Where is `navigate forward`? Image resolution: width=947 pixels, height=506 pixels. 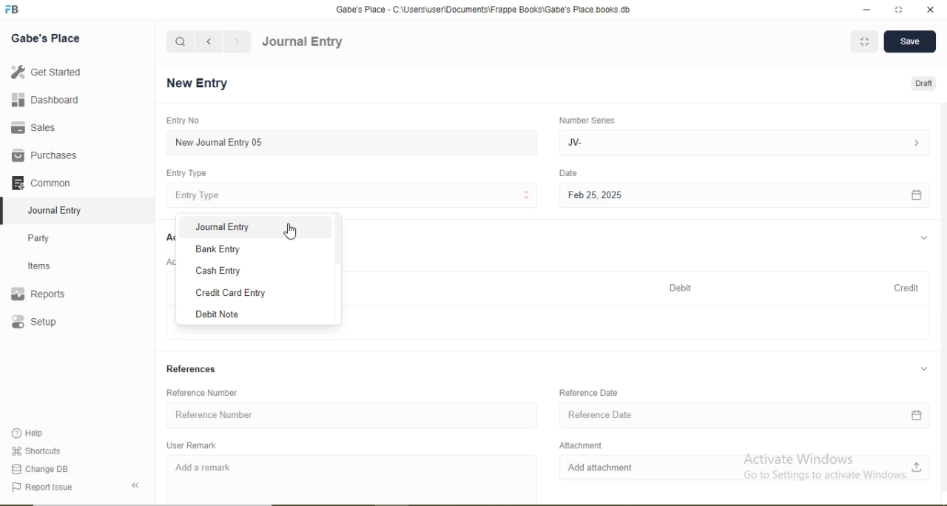 navigate forward is located at coordinates (238, 41).